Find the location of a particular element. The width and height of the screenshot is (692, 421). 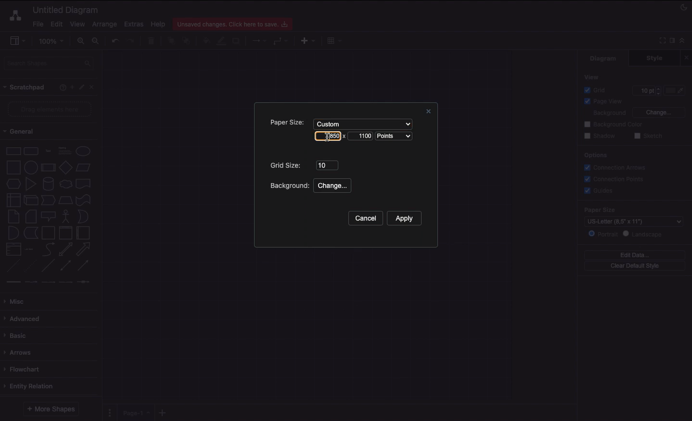

Drag elements here is located at coordinates (51, 109).